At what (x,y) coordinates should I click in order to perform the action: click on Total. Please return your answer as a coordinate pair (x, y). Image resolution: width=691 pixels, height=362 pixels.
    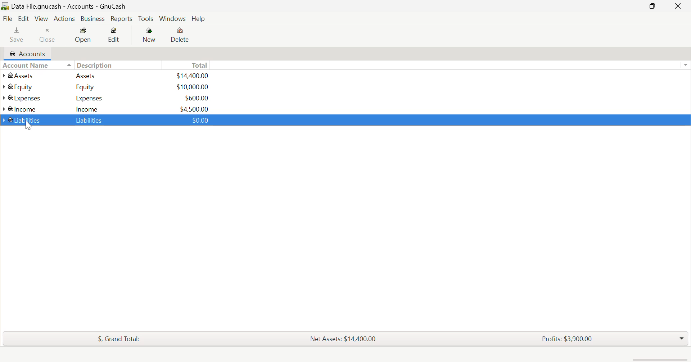
    Looking at the image, I should click on (200, 65).